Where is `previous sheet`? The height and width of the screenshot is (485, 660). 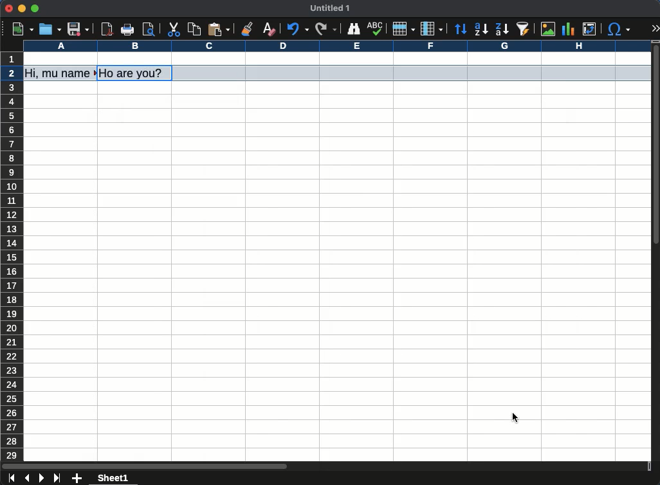
previous sheet is located at coordinates (28, 479).